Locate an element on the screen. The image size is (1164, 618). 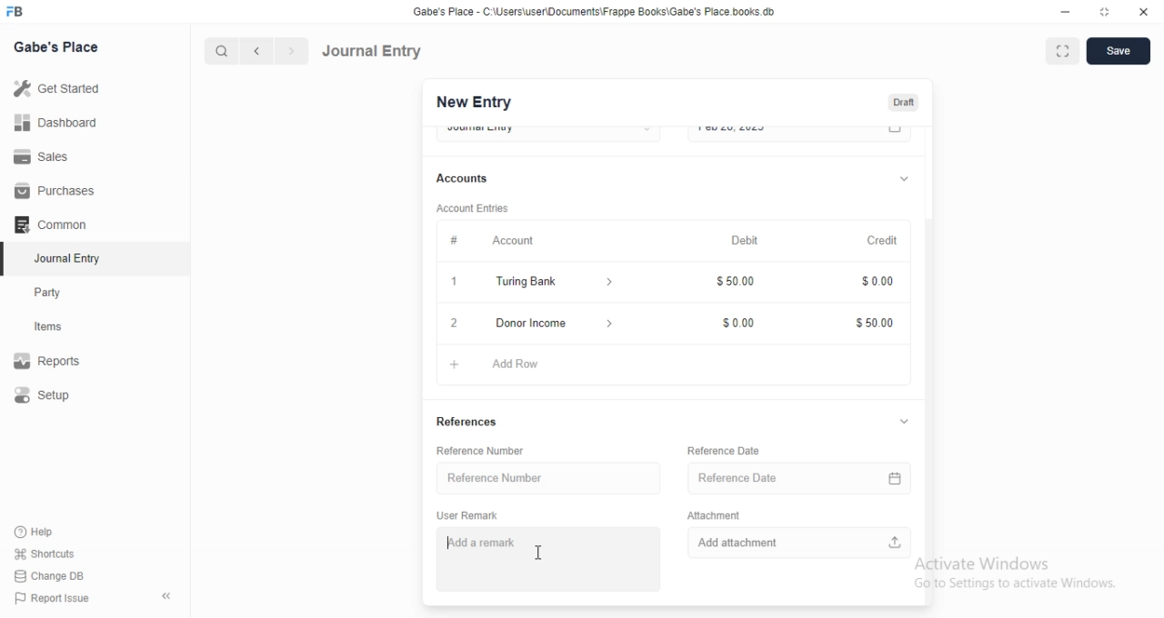
cursor is located at coordinates (538, 553).